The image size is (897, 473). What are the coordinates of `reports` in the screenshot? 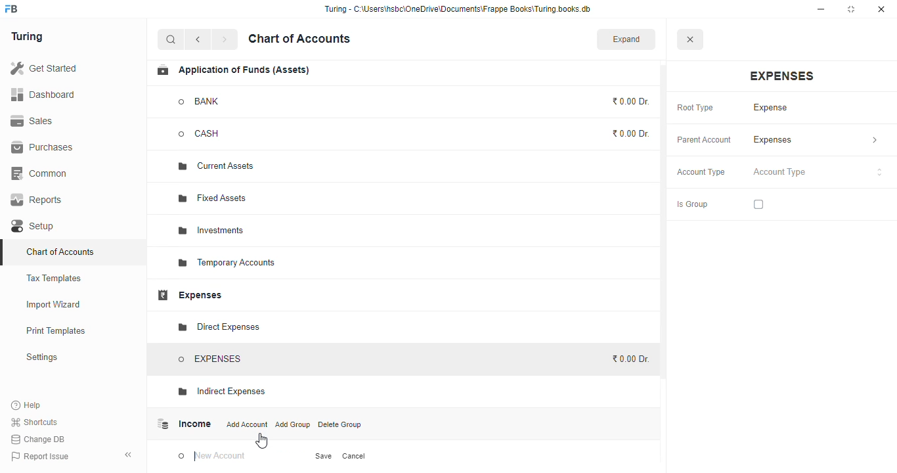 It's located at (37, 200).